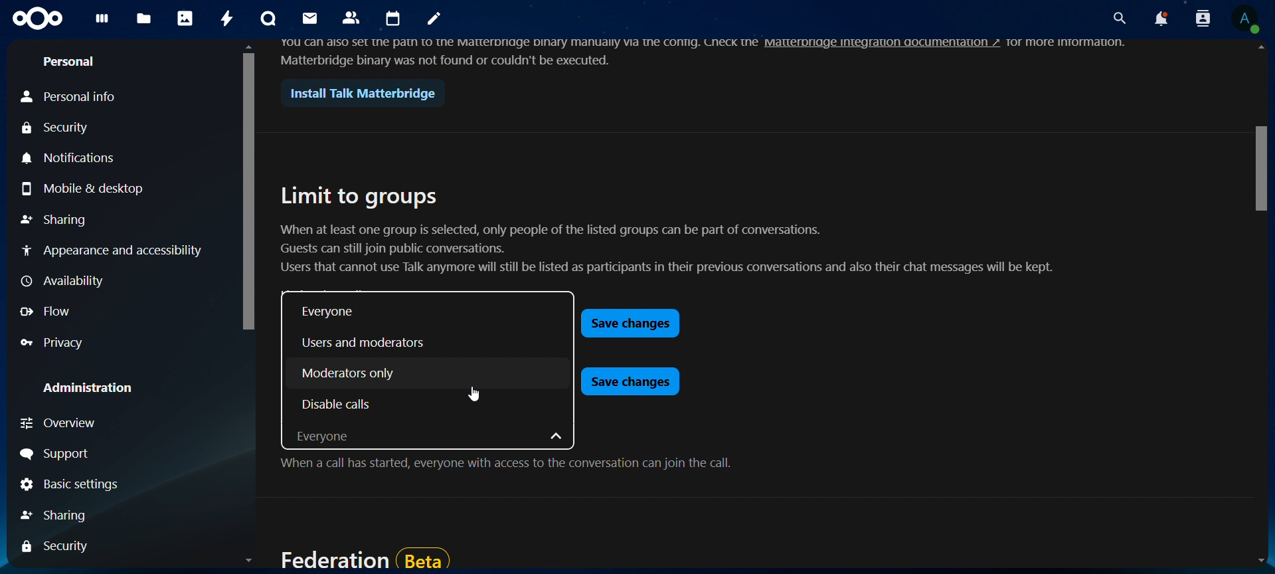 This screenshot has height=574, width=1275. What do you see at coordinates (447, 60) in the screenshot?
I see `Matterbridge binary was not found or couldn't be executed.` at bounding box center [447, 60].